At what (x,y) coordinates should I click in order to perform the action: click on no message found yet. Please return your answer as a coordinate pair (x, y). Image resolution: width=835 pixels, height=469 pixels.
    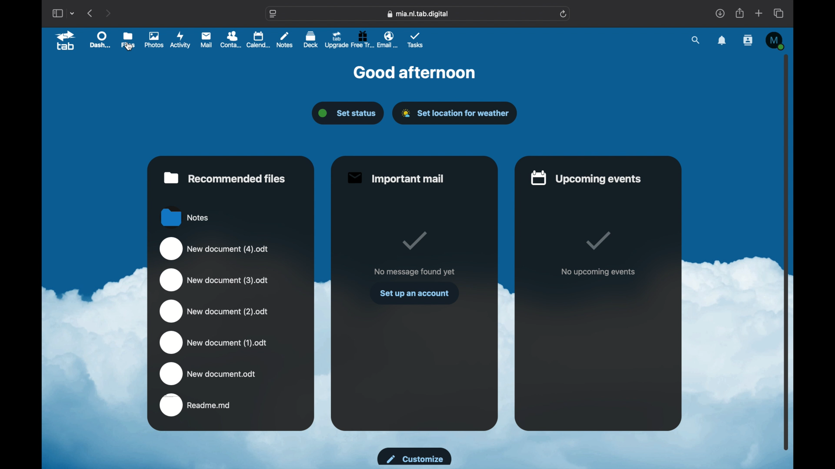
    Looking at the image, I should click on (415, 271).